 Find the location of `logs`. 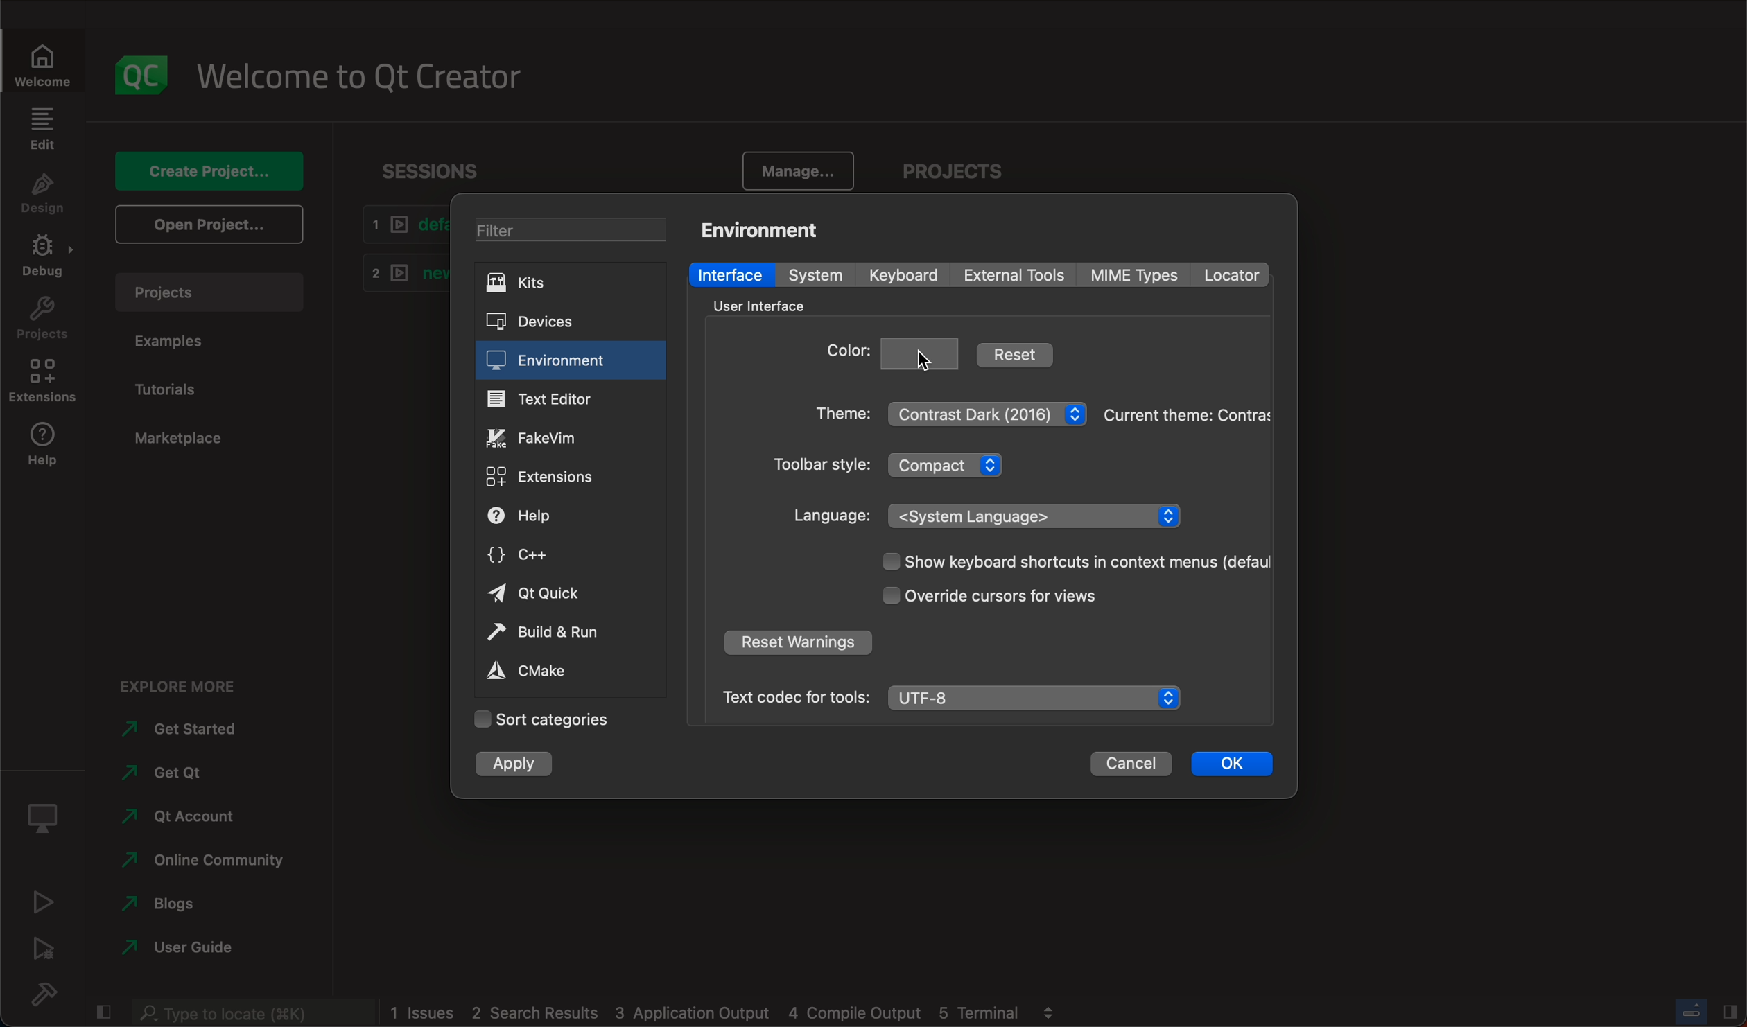

logs is located at coordinates (706, 1013).